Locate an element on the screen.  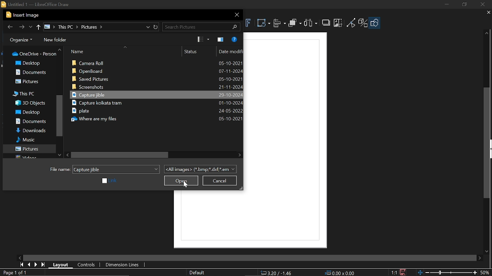
Restore down is located at coordinates (463, 4).